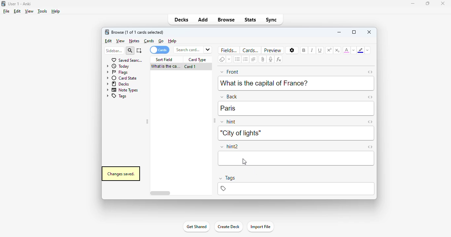  I want to click on select, so click(139, 51).